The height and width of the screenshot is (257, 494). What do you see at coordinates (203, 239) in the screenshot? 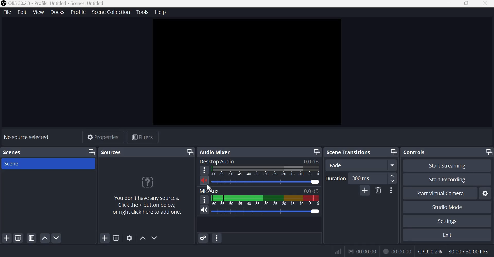
I see `Audio Mixer Menu` at bounding box center [203, 239].